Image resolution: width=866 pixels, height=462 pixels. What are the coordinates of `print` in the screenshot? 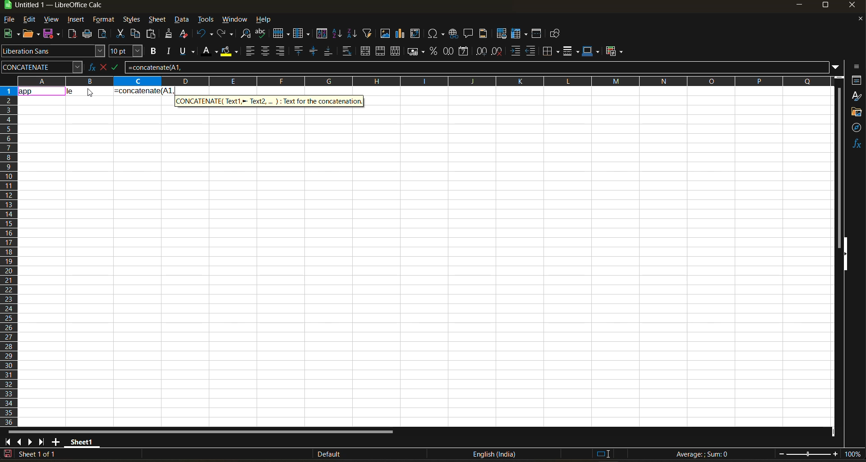 It's located at (87, 34).